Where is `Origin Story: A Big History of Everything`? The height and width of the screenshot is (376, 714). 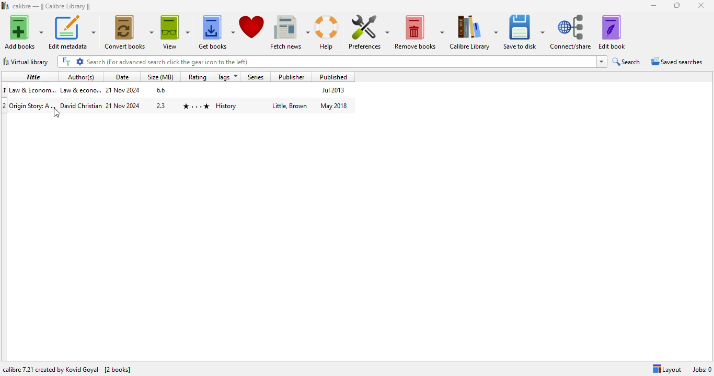
Origin Story: A Big History of Everything is located at coordinates (32, 107).